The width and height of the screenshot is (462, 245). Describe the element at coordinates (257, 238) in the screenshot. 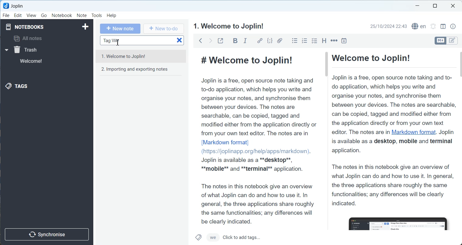

I see `Click to add tags` at that location.